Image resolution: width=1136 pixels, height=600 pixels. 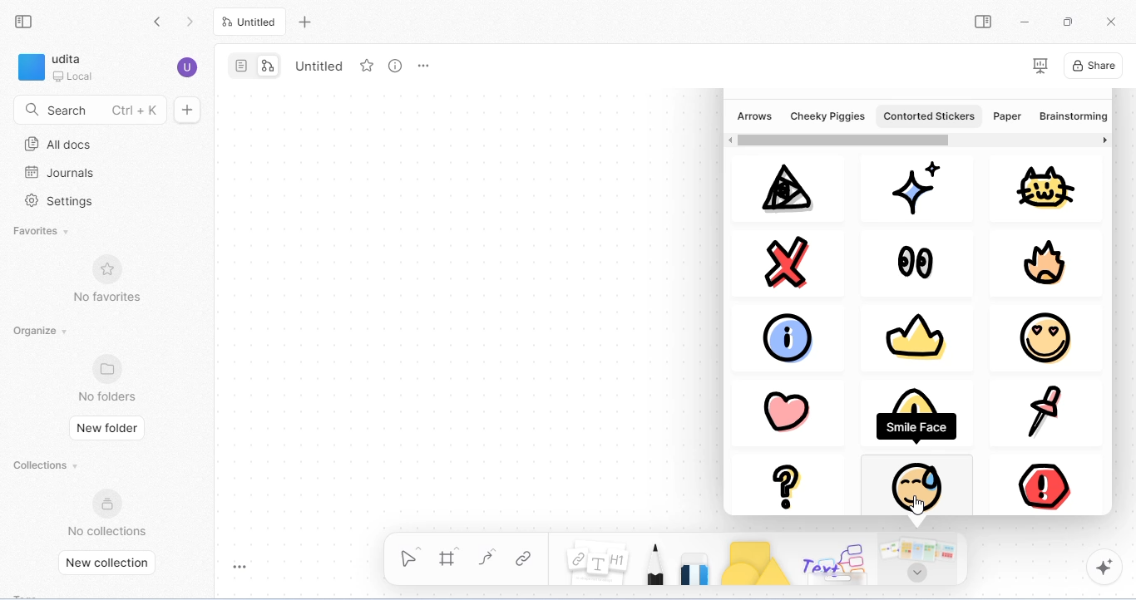 I want to click on favorites, so click(x=42, y=233).